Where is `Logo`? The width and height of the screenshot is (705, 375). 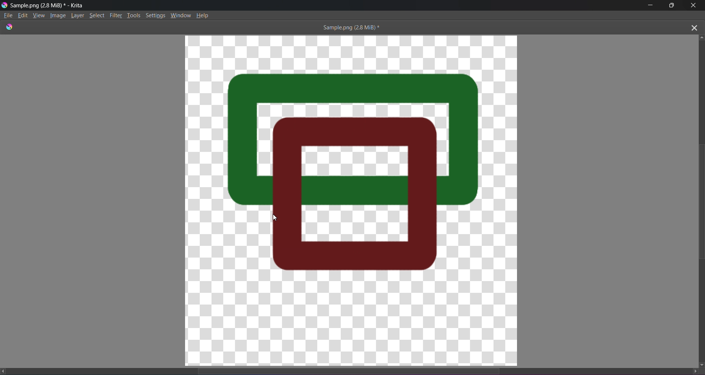 Logo is located at coordinates (4, 5).